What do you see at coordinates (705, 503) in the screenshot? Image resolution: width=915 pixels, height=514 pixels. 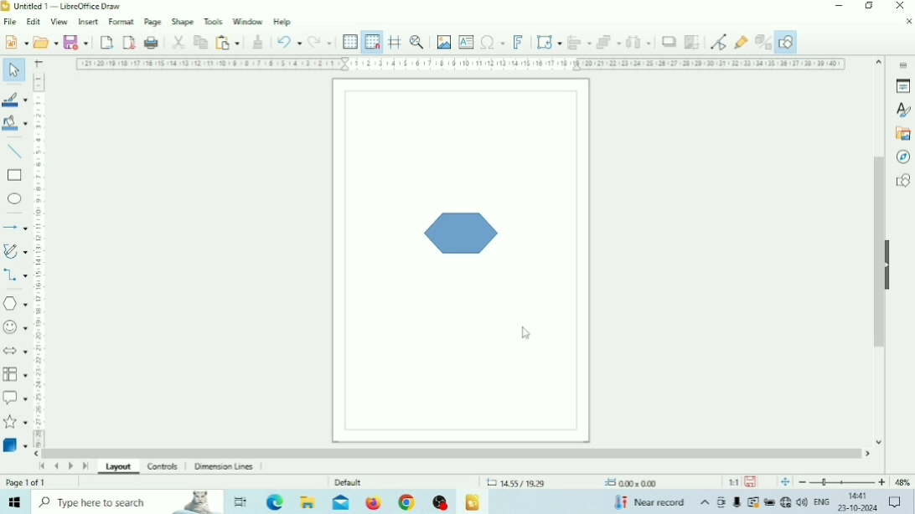 I see `Show hidden icons` at bounding box center [705, 503].